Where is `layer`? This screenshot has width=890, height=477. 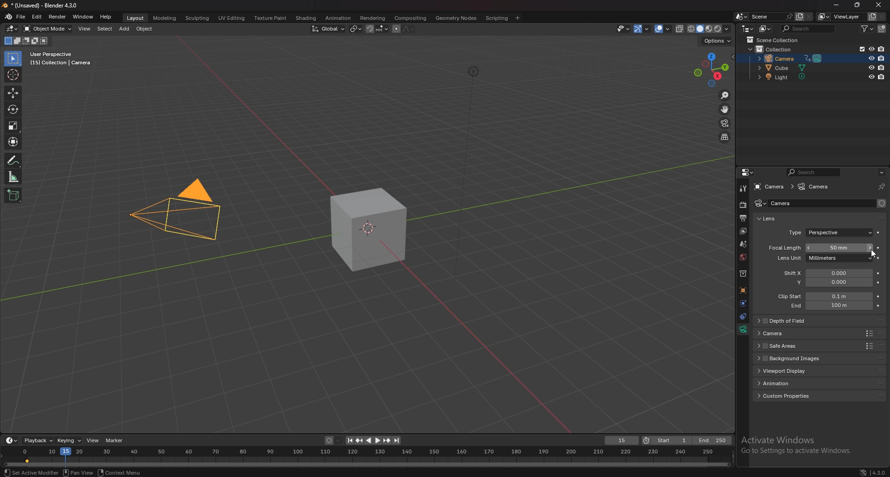
layer is located at coordinates (743, 231).